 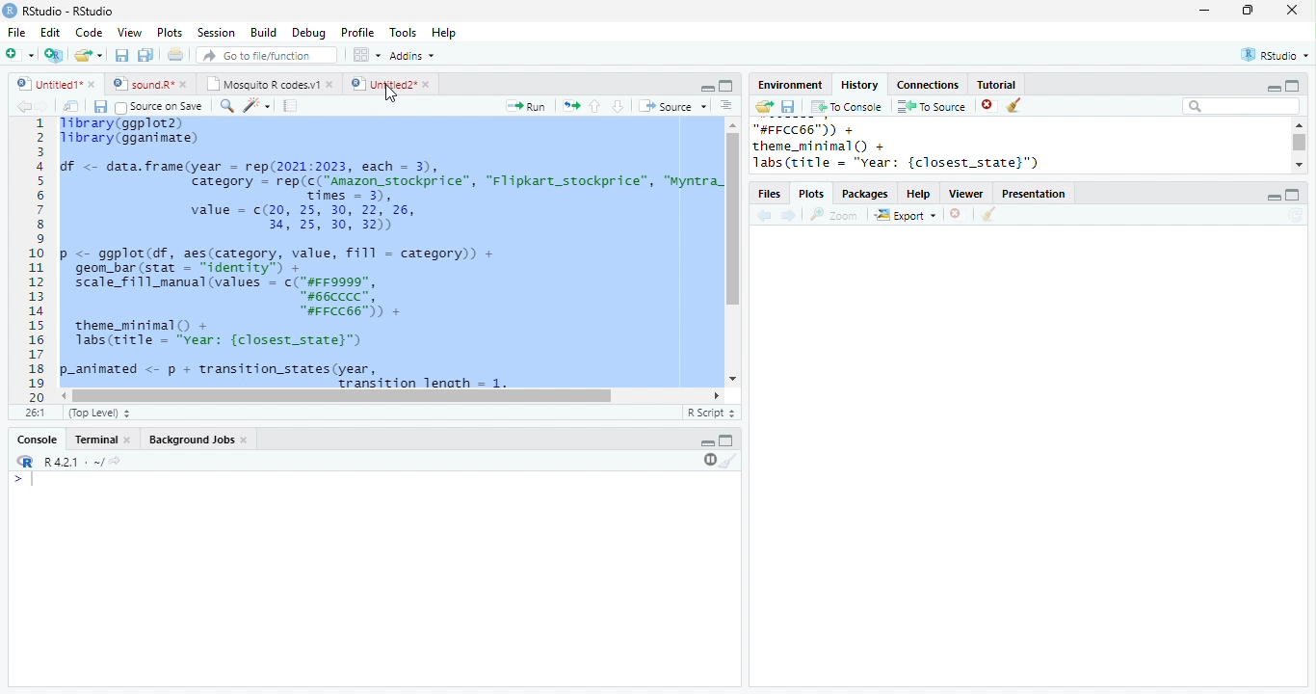 What do you see at coordinates (36, 261) in the screenshot?
I see `line numbering` at bounding box center [36, 261].